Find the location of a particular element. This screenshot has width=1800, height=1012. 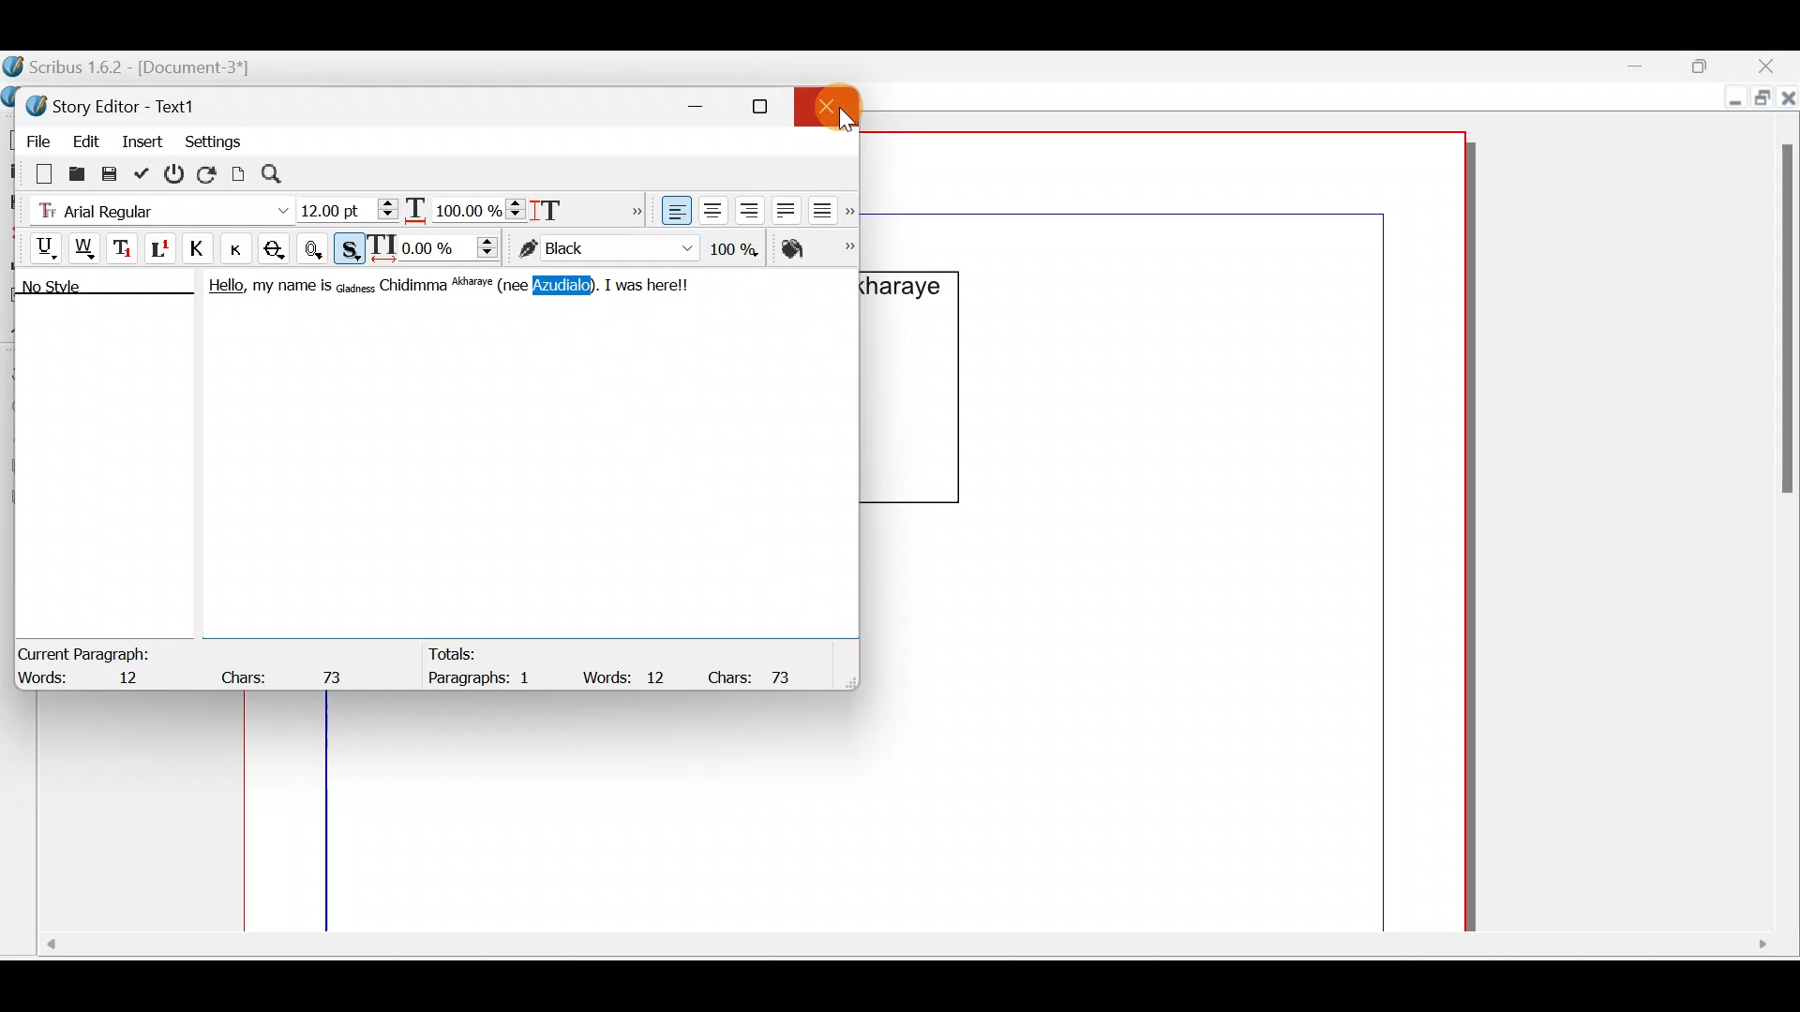

No style is located at coordinates (72, 290).